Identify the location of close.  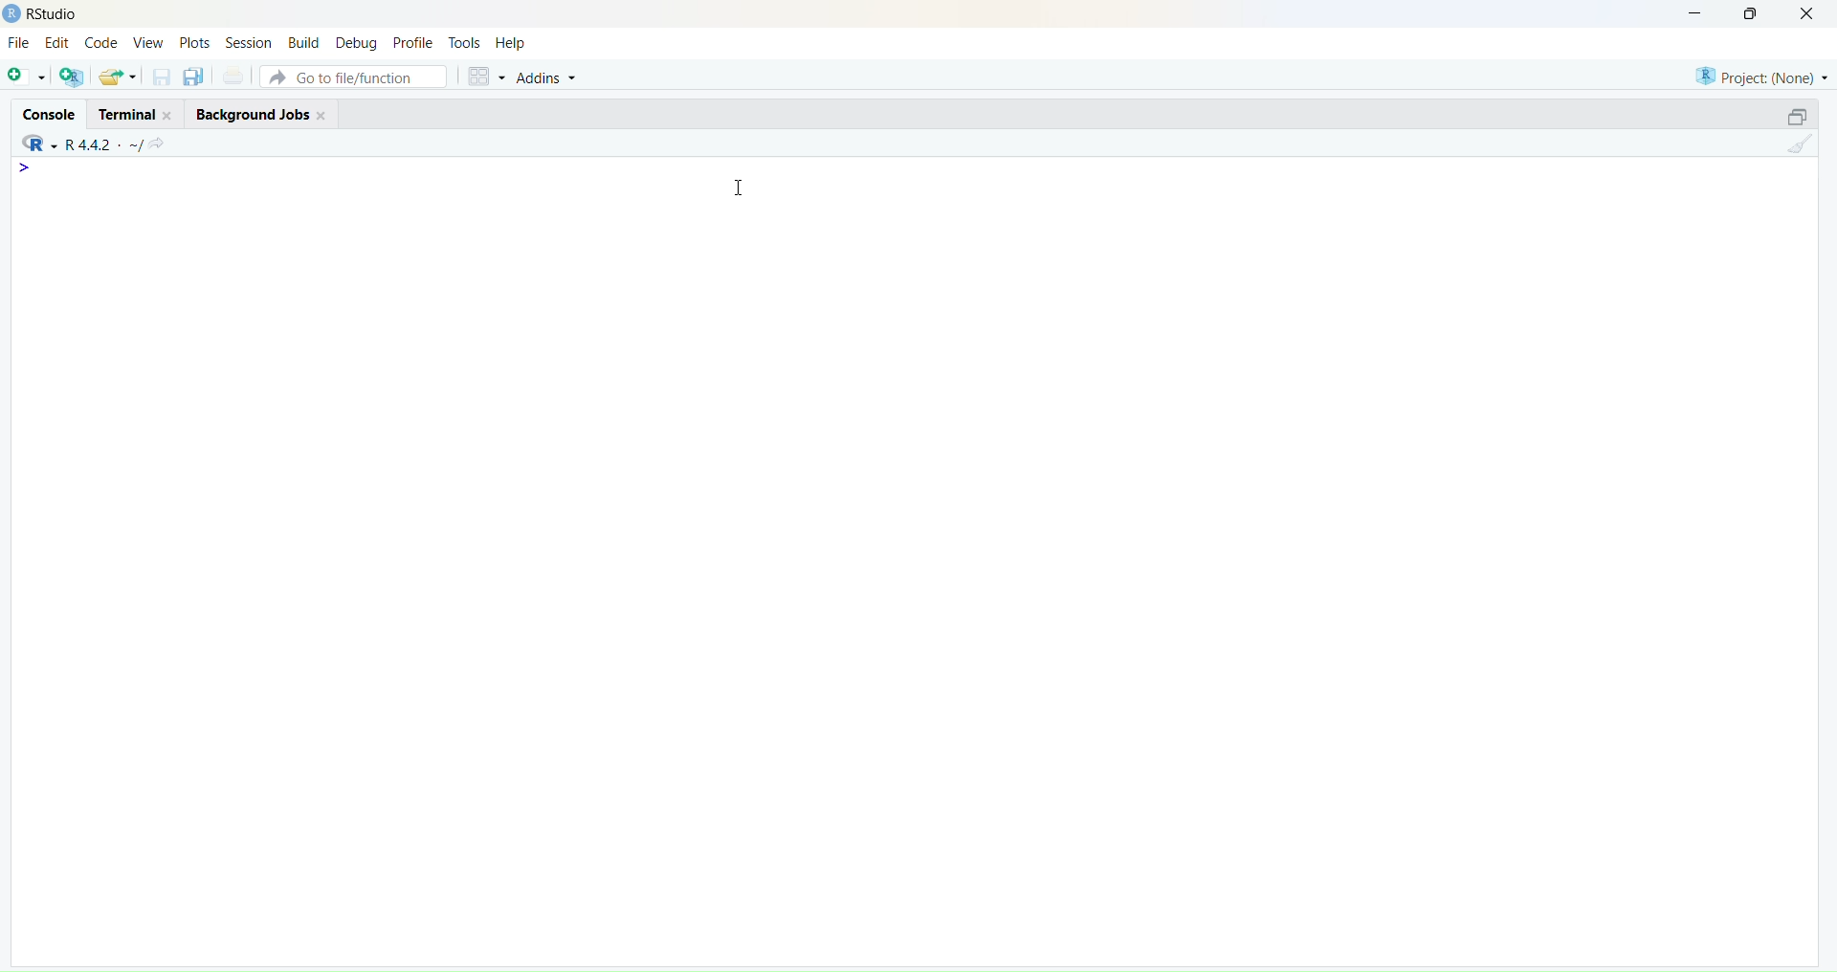
(1814, 14).